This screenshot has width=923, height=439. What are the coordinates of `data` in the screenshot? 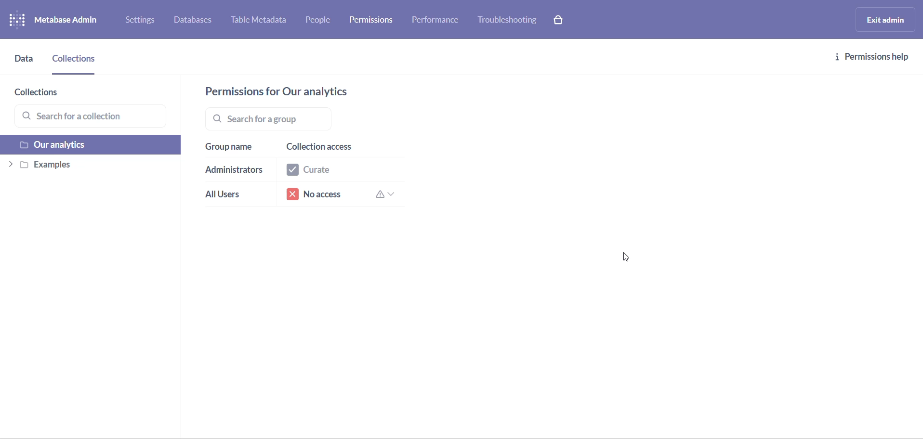 It's located at (25, 64).